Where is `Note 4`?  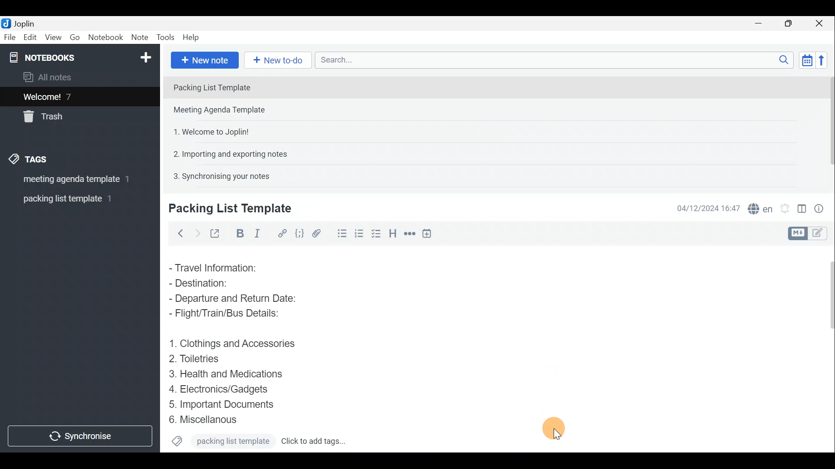 Note 4 is located at coordinates (226, 152).